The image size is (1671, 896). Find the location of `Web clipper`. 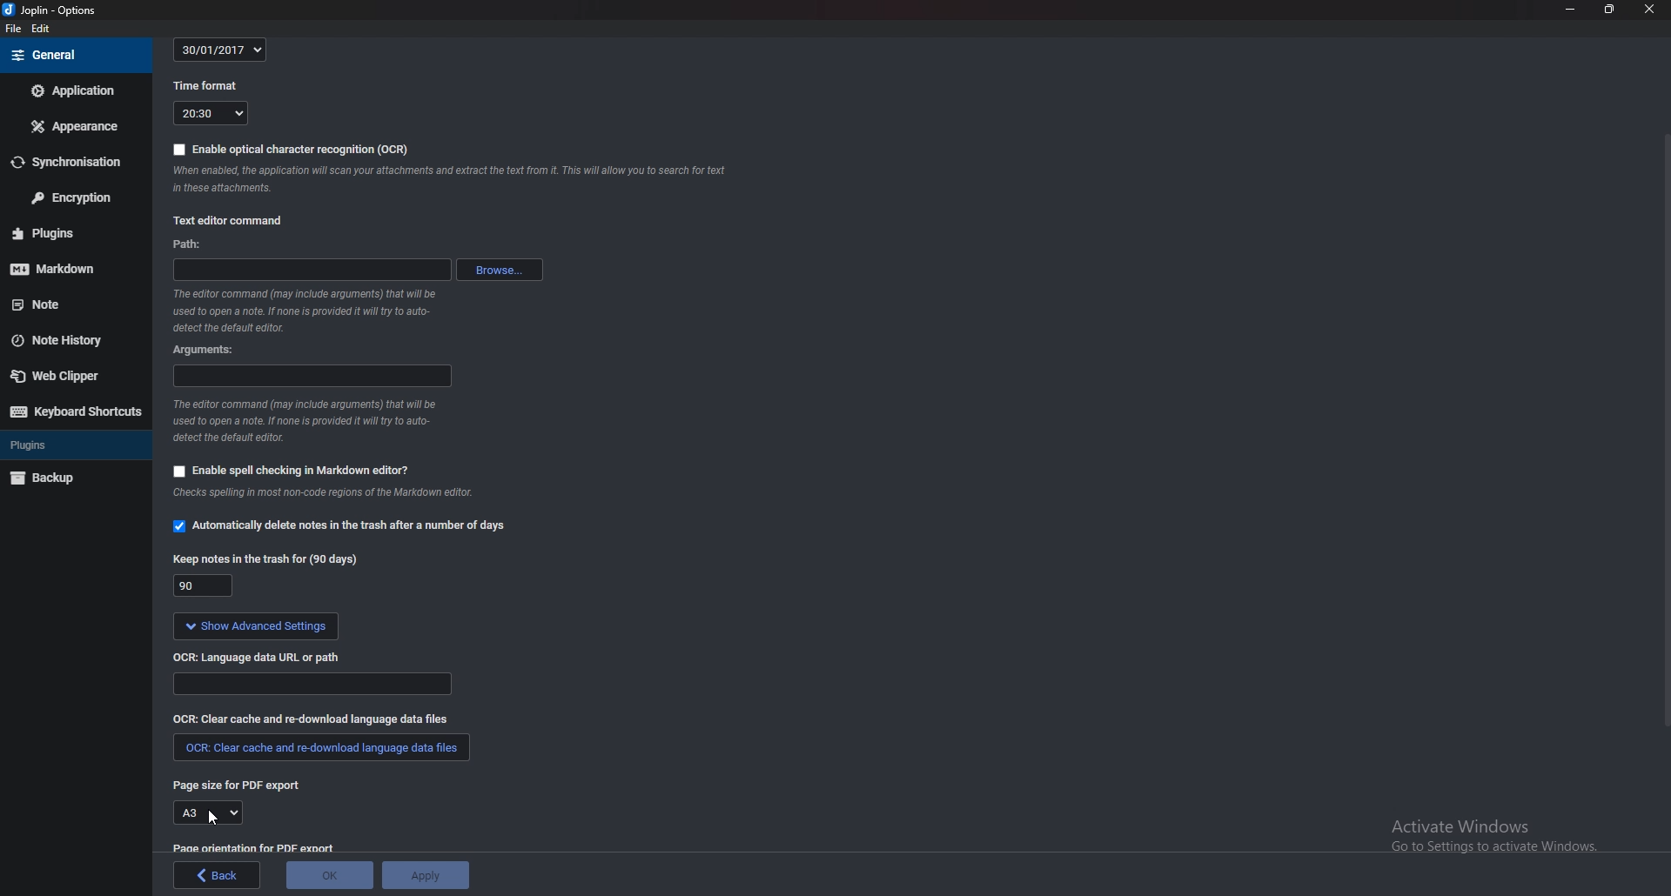

Web clipper is located at coordinates (67, 375).